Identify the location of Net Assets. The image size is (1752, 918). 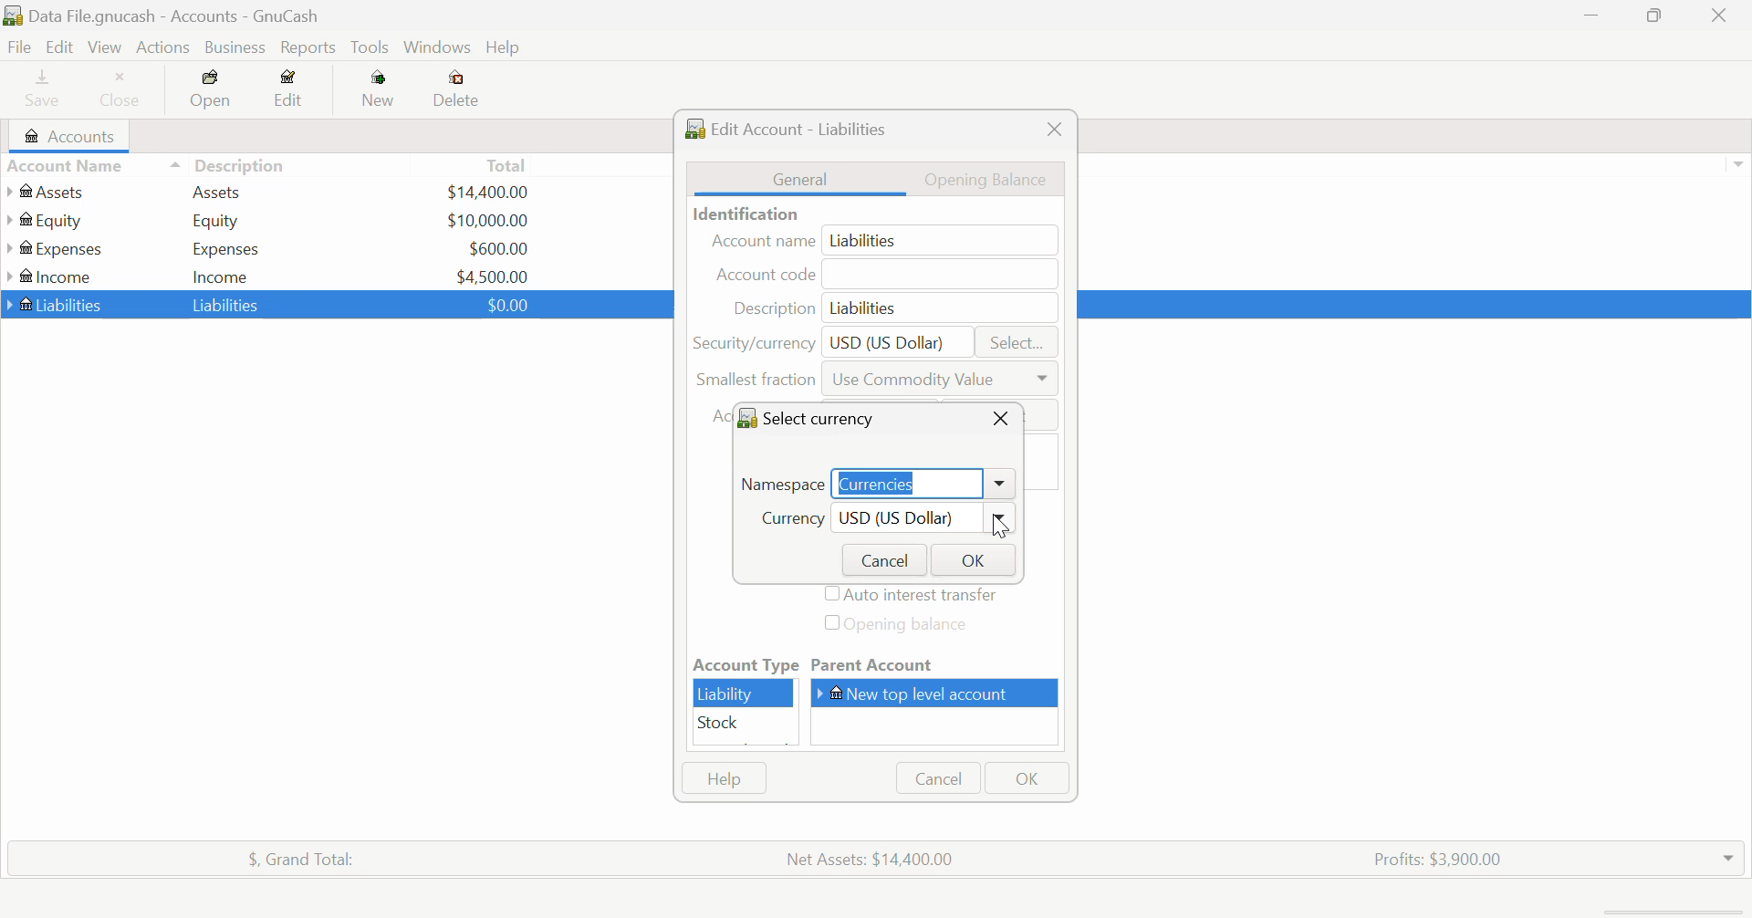
(874, 859).